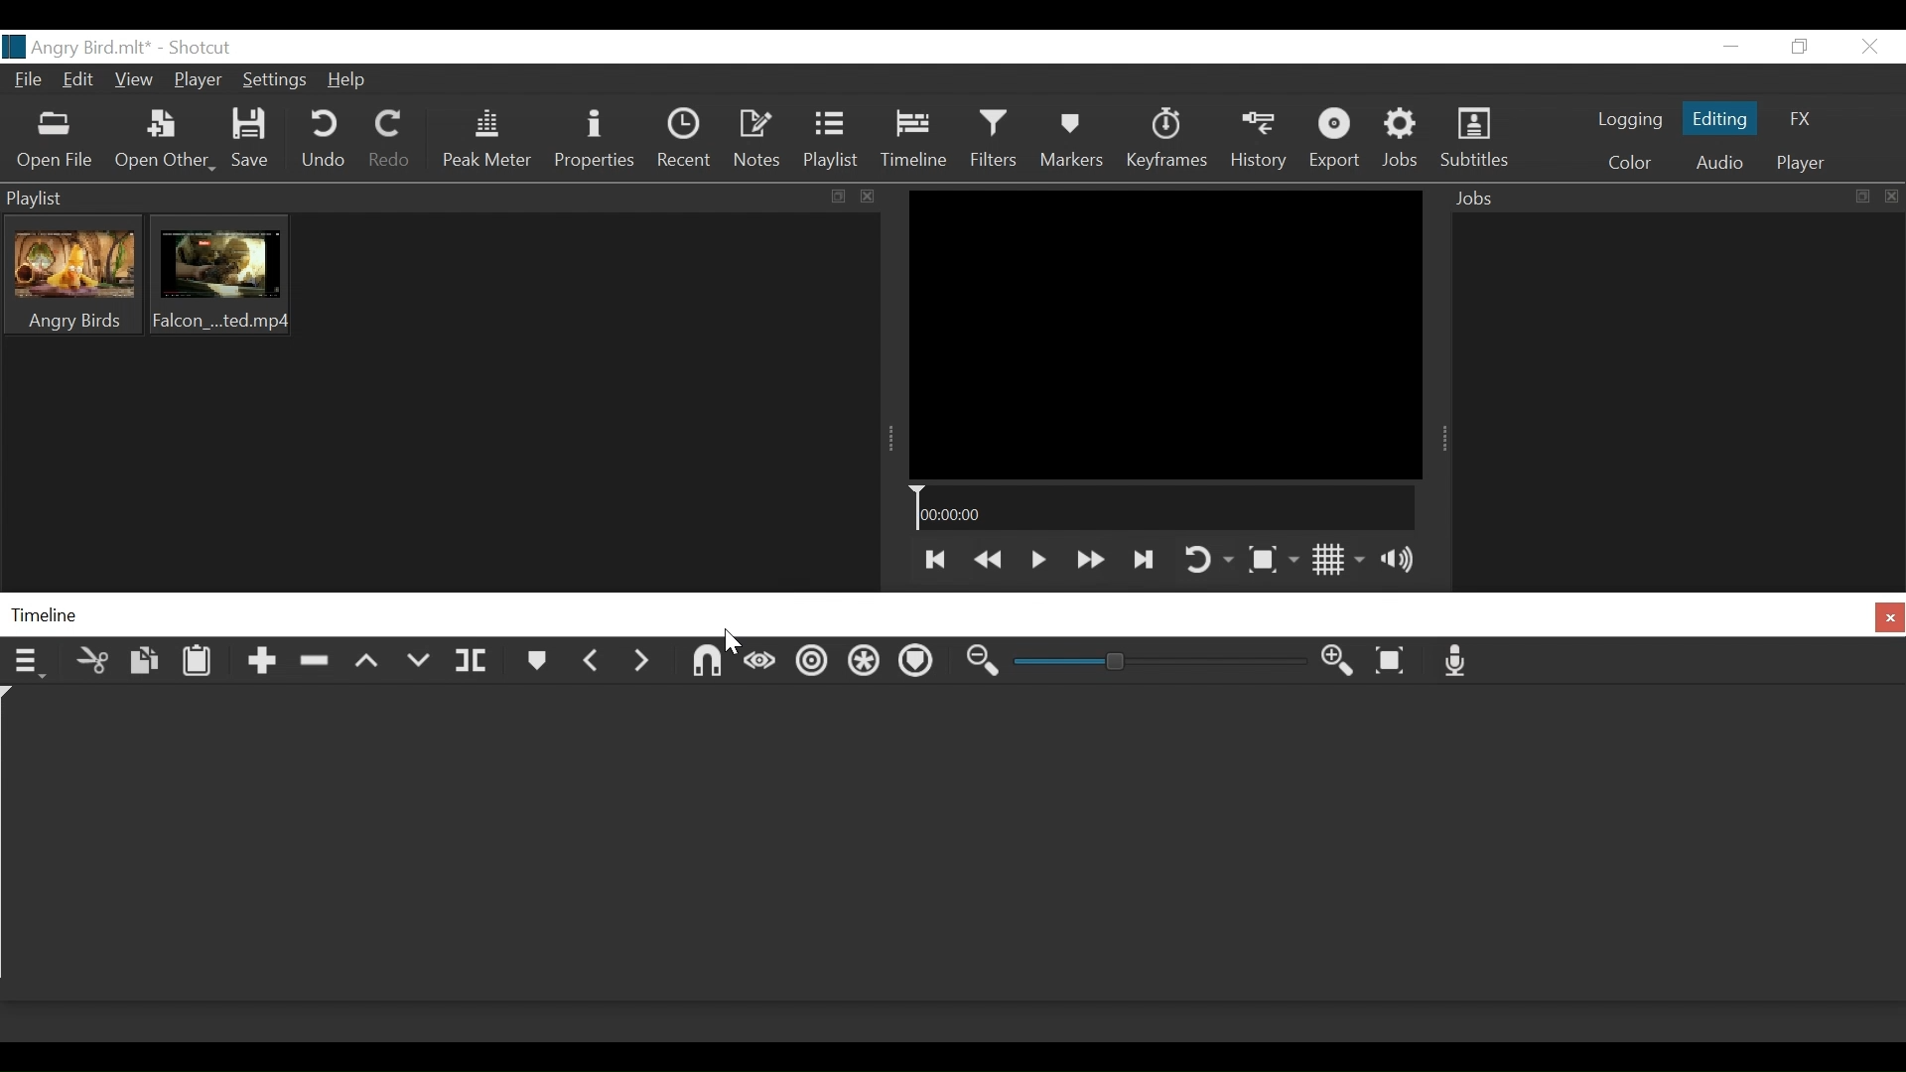 Image resolution: width=1906 pixels, height=1072 pixels. What do you see at coordinates (594, 665) in the screenshot?
I see `Previous marker` at bounding box center [594, 665].